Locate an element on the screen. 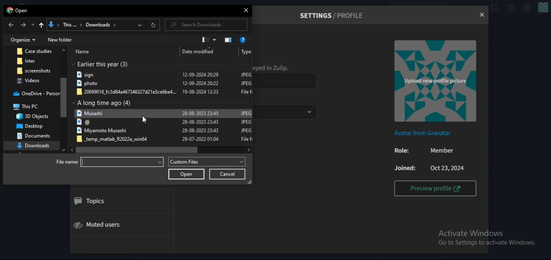 Image resolution: width=551 pixels, height=260 pixels. file is located at coordinates (164, 84).